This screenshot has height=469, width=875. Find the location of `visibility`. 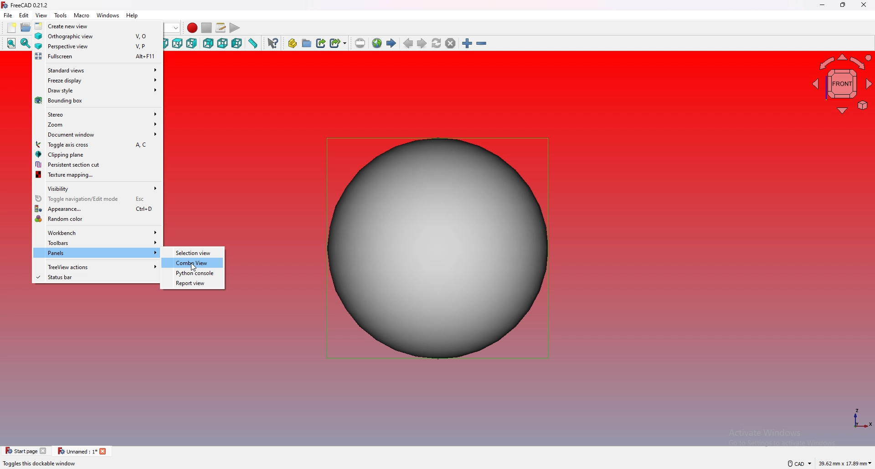

visibility is located at coordinates (97, 188).